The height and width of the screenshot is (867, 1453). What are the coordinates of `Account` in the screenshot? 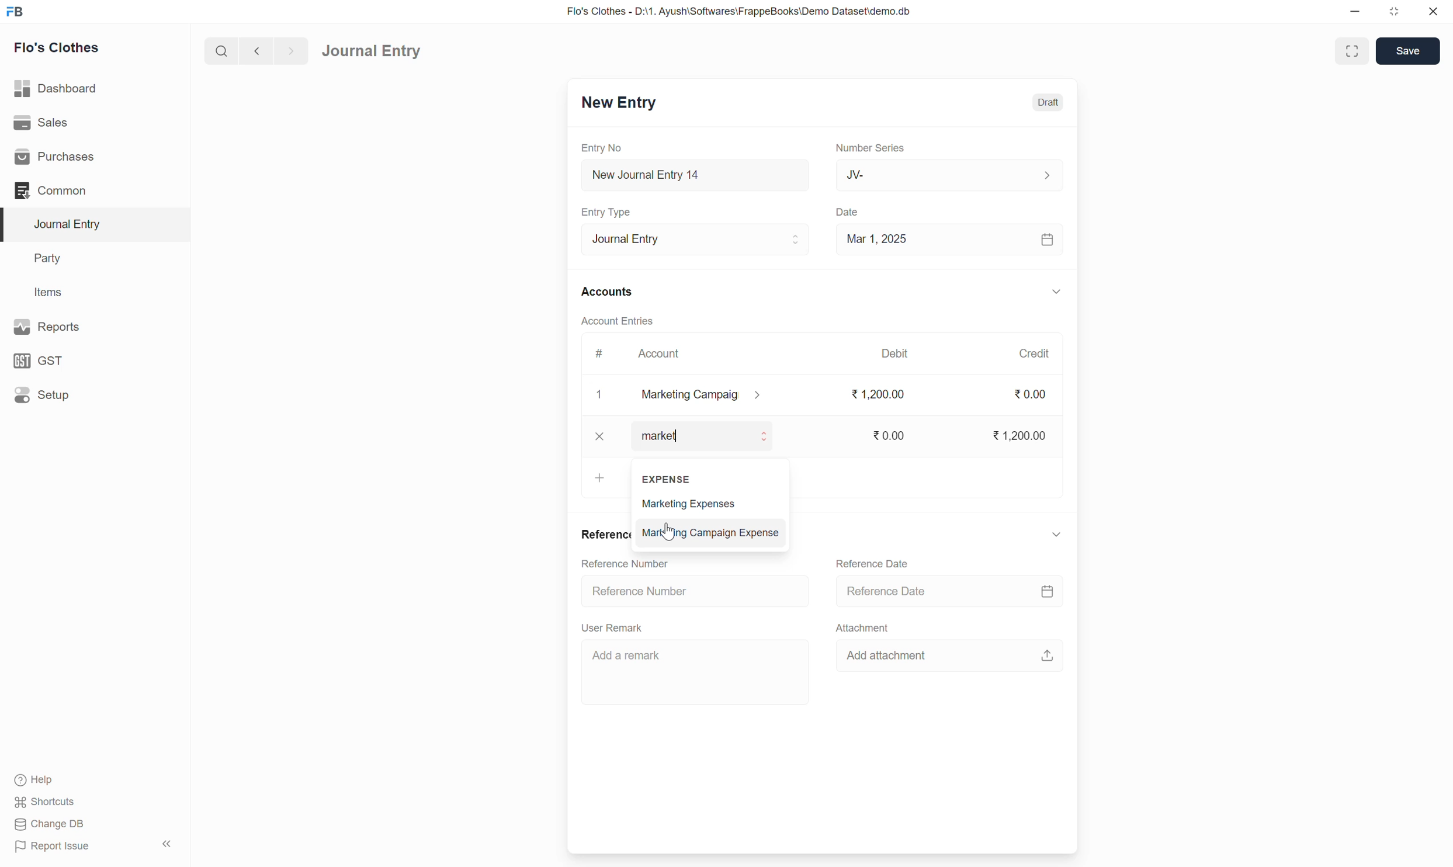 It's located at (663, 436).